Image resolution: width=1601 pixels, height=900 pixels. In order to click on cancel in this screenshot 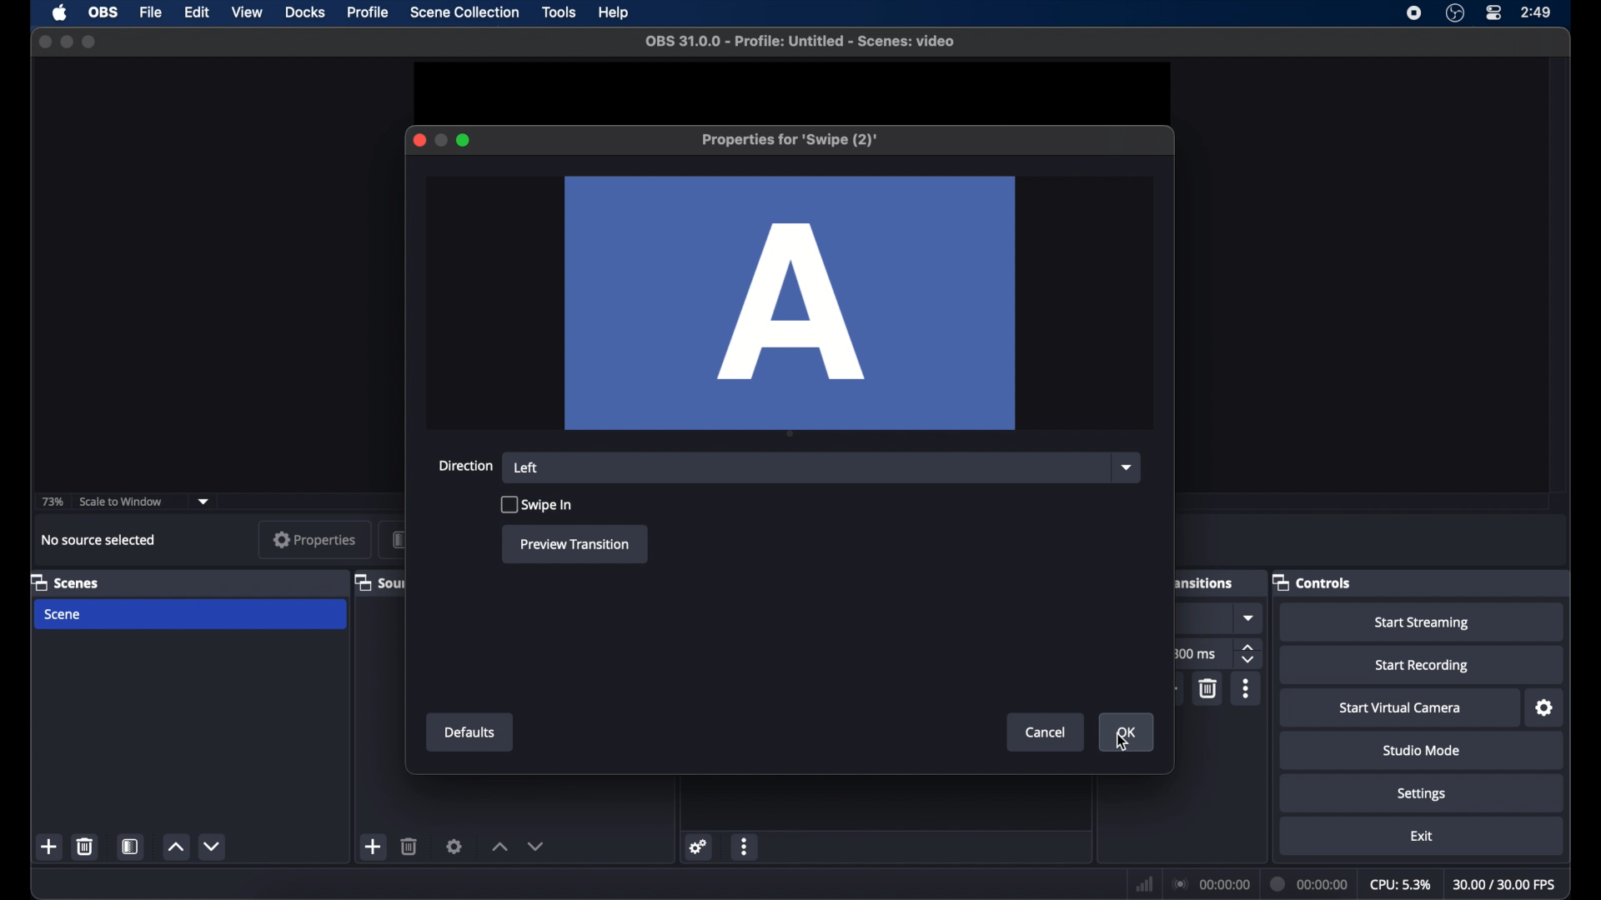, I will do `click(1046, 733)`.